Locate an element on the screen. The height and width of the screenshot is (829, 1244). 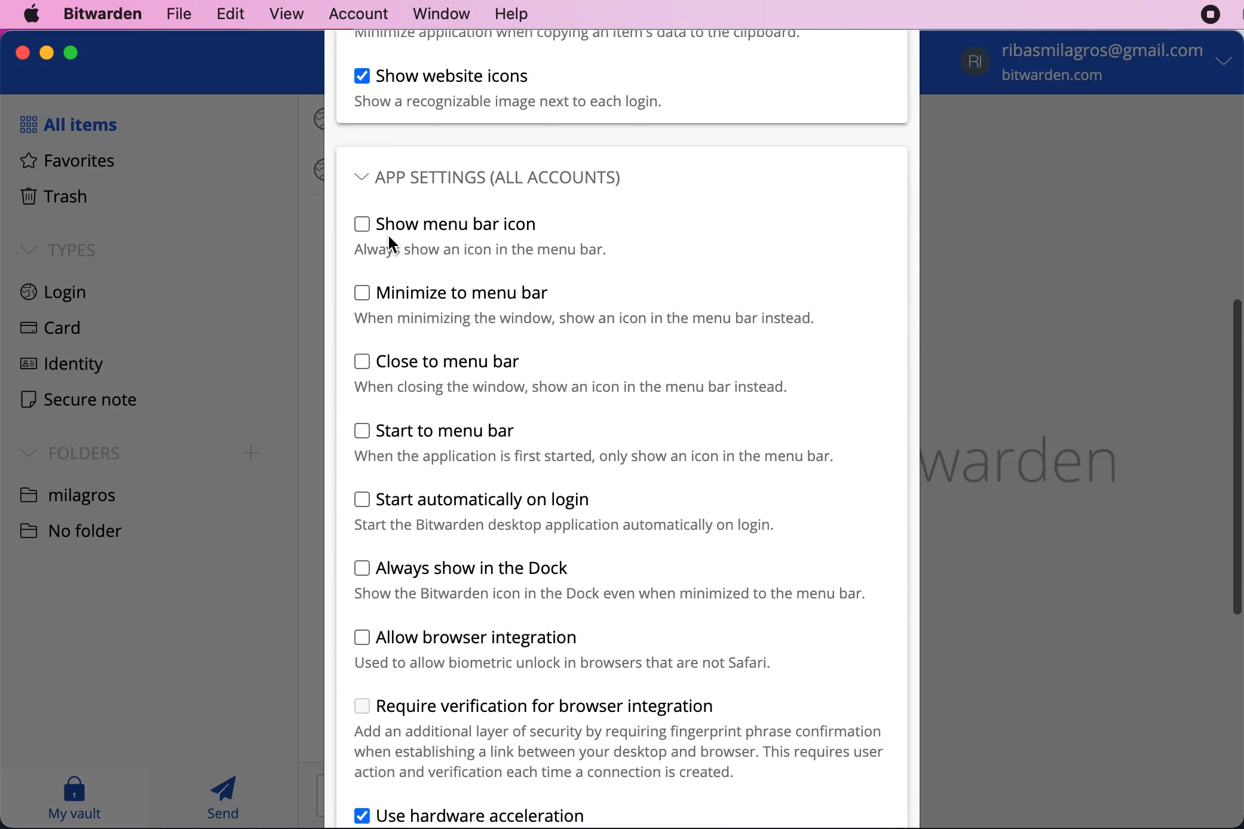
close to menu bar is located at coordinates (594, 374).